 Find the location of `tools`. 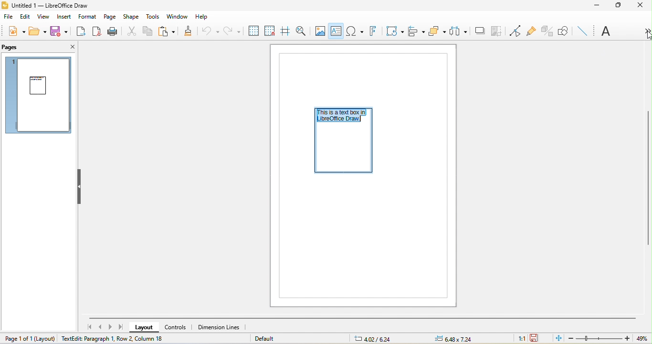

tools is located at coordinates (153, 17).